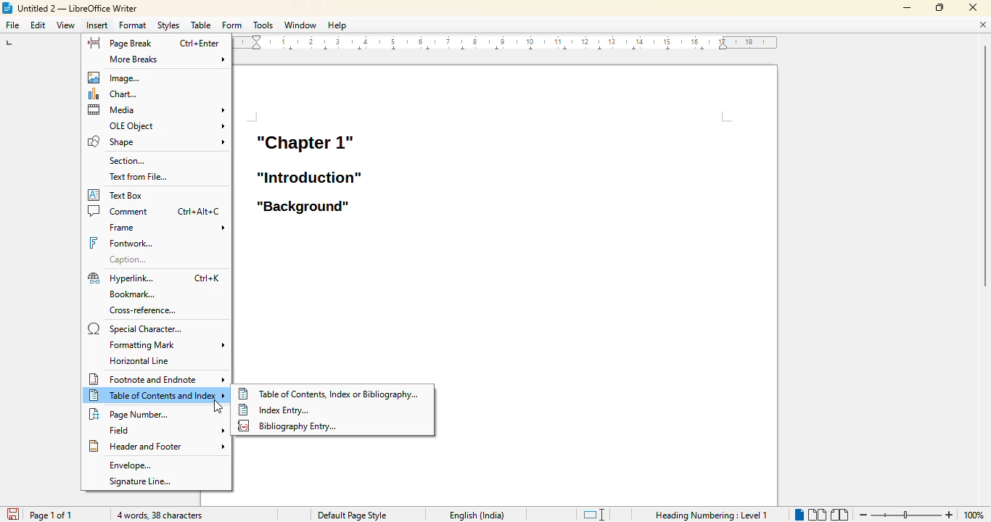  What do you see at coordinates (351, 515) in the screenshot?
I see `page style` at bounding box center [351, 515].